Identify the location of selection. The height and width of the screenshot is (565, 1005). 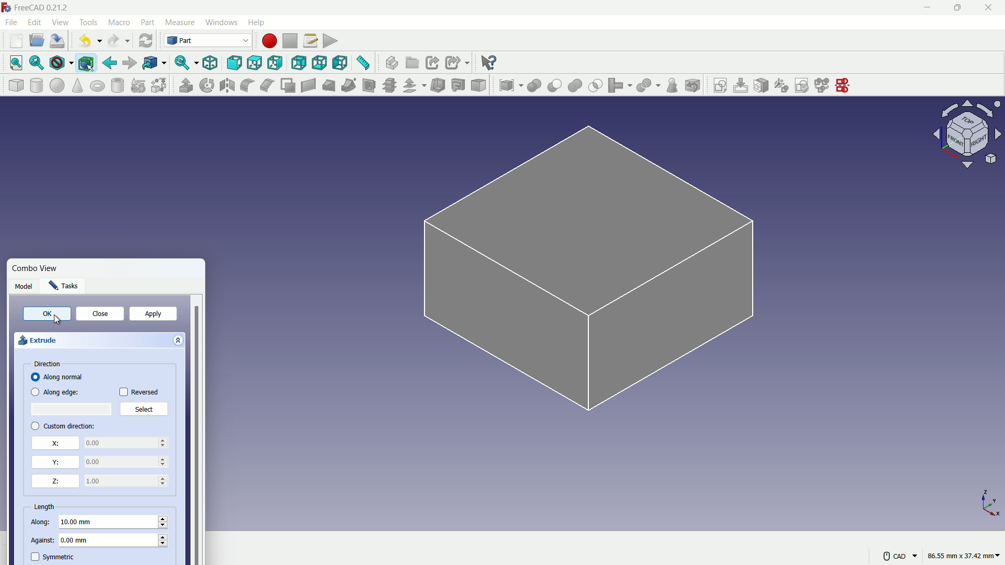
(596, 86).